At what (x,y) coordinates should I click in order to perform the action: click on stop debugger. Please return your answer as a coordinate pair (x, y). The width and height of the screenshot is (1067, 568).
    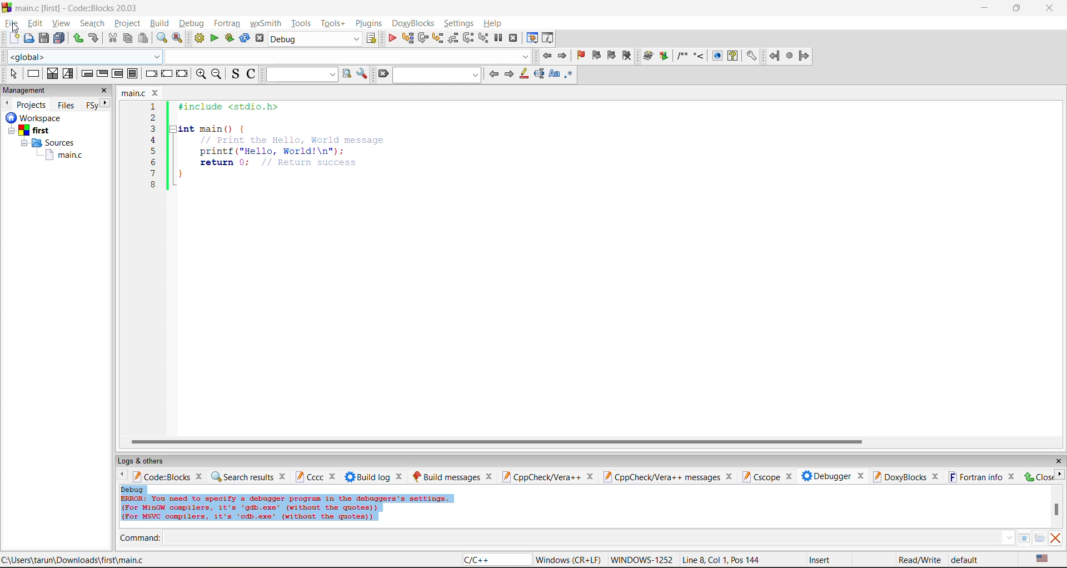
    Looking at the image, I should click on (513, 38).